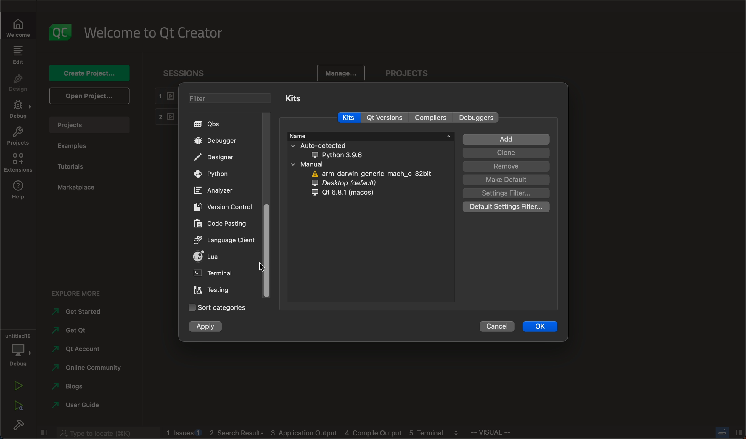 This screenshot has height=439, width=746. What do you see at coordinates (295, 98) in the screenshot?
I see `kits` at bounding box center [295, 98].